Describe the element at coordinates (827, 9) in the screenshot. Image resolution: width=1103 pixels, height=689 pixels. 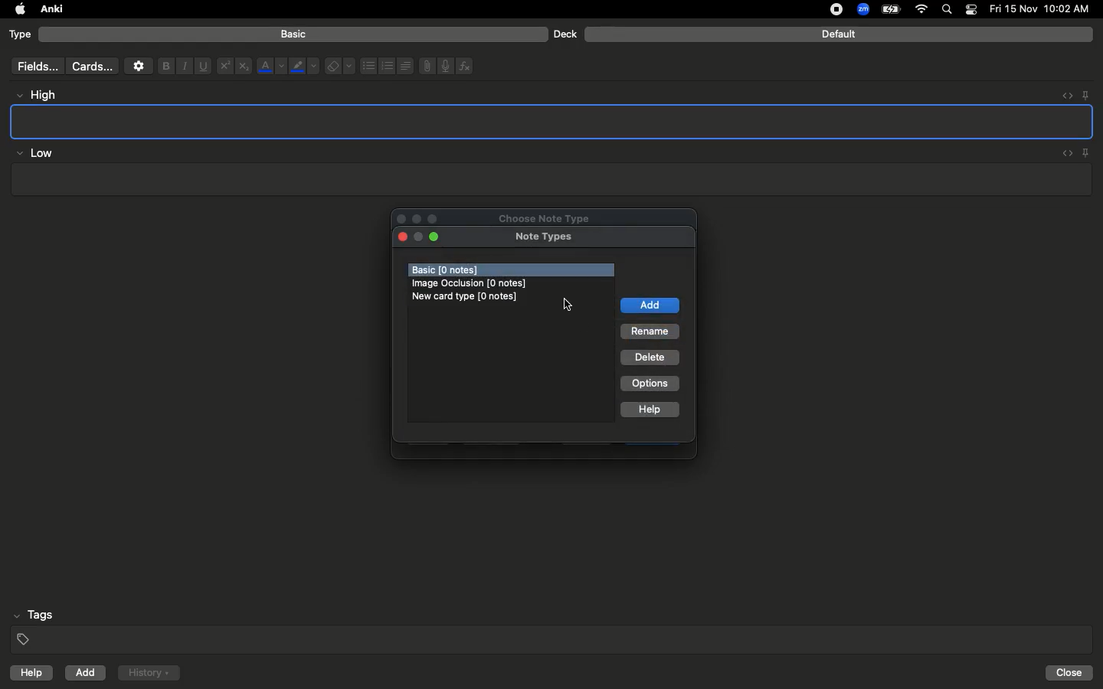
I see `recording` at that location.